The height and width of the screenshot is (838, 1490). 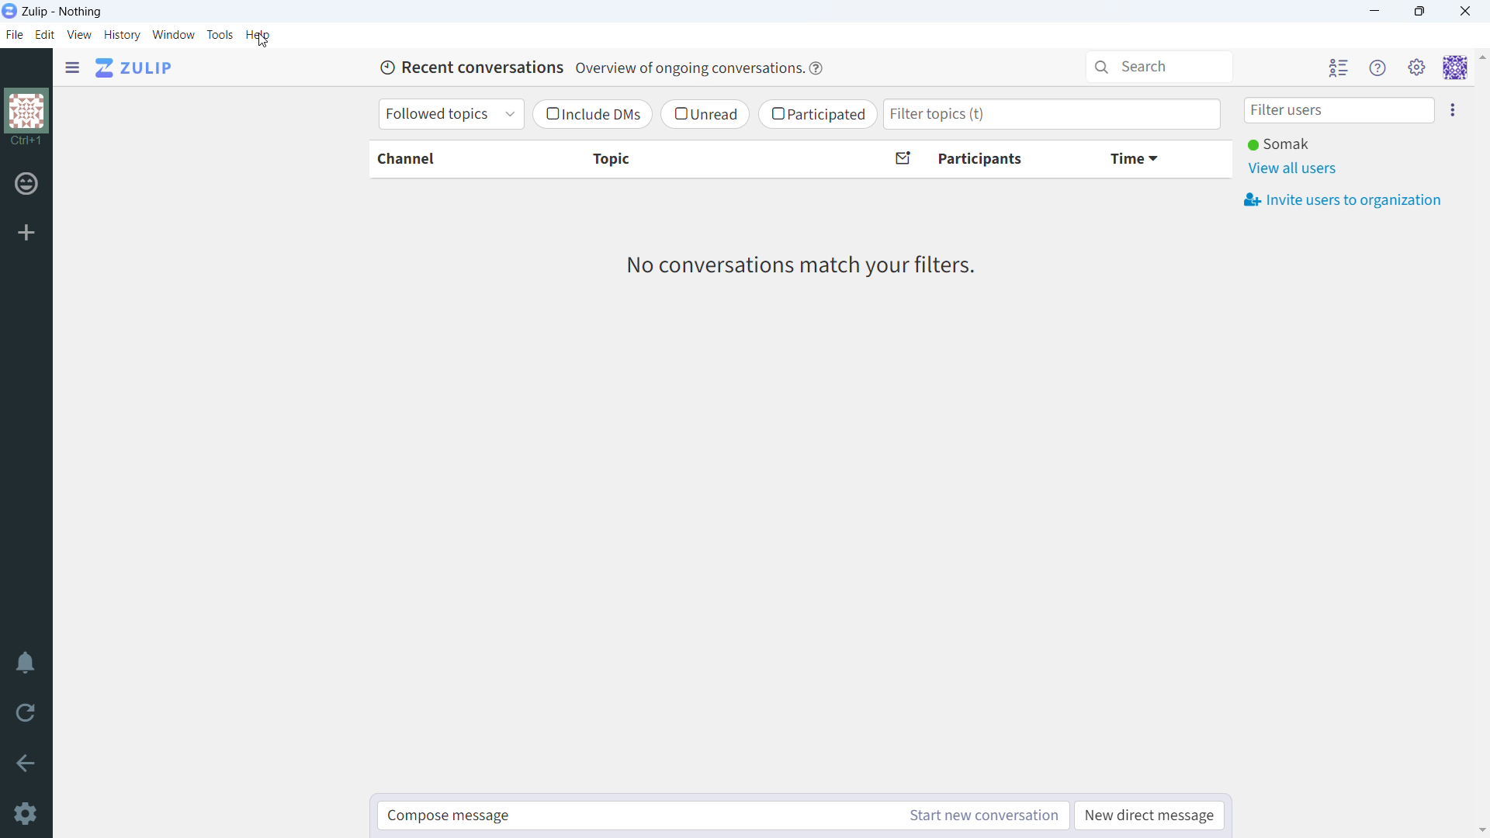 I want to click on show sidebar menu, so click(x=74, y=68).